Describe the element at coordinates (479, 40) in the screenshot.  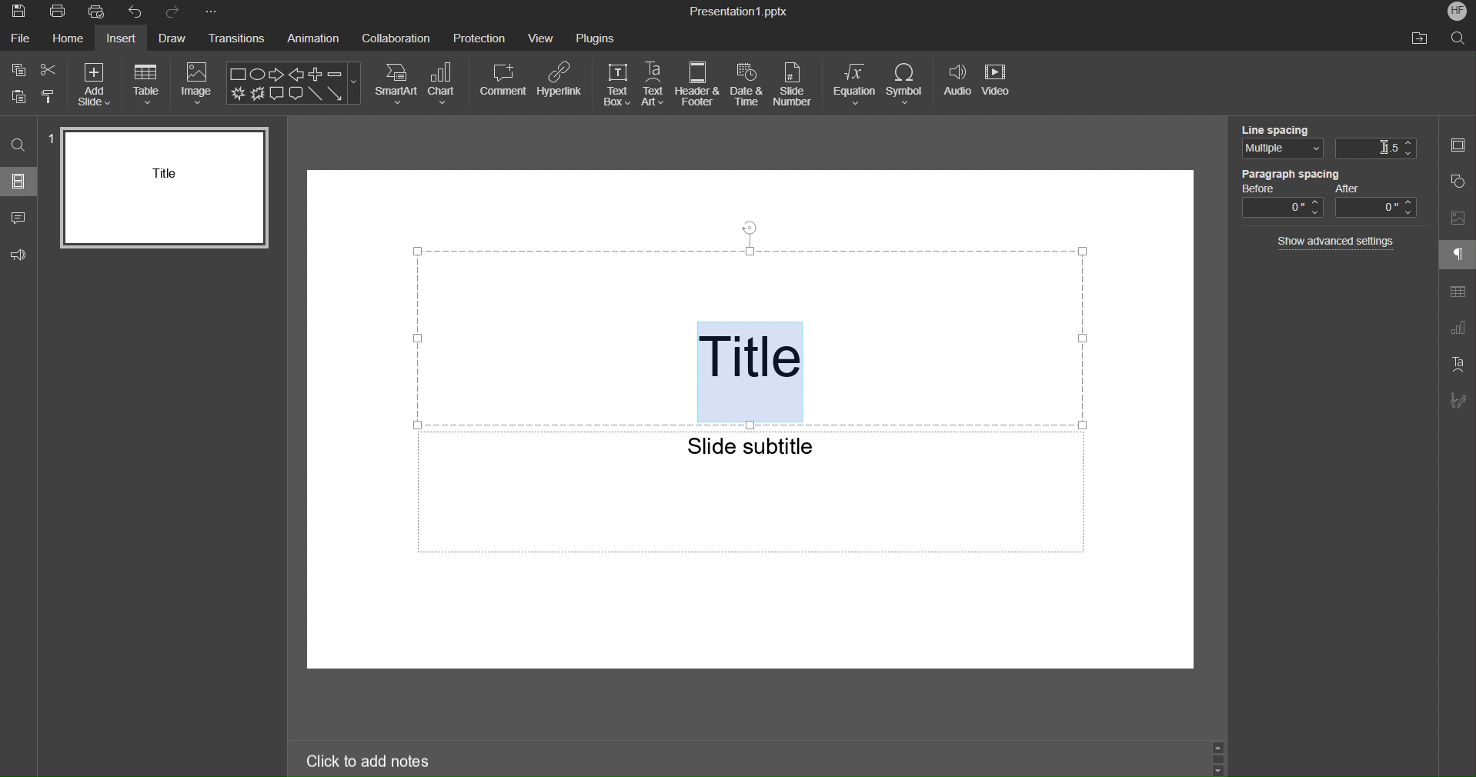
I see `Protection` at that location.